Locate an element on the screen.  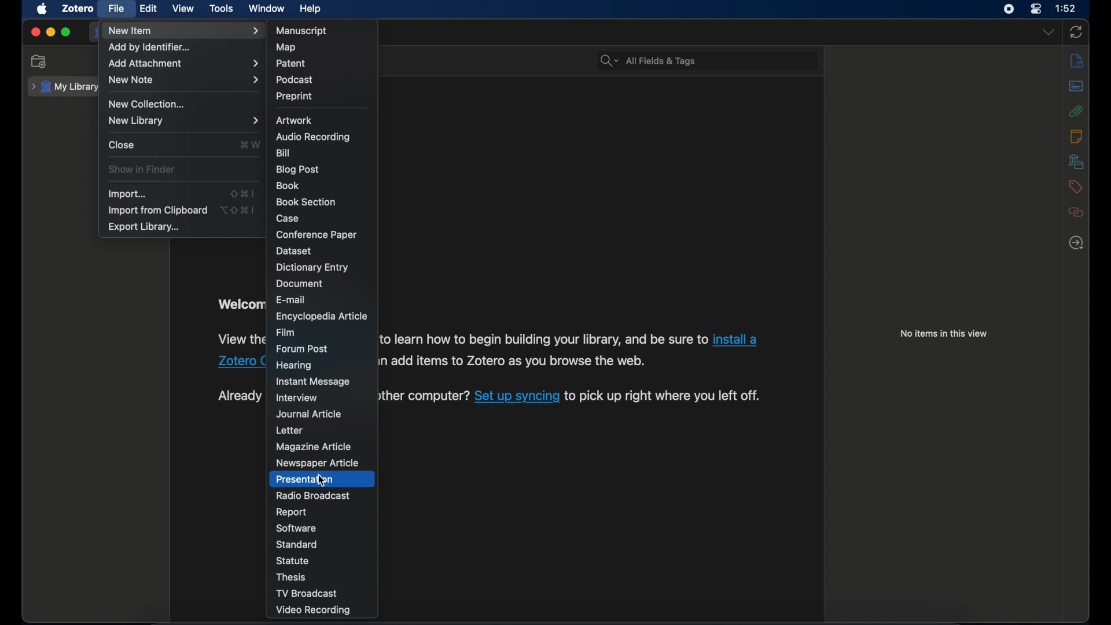
artwork is located at coordinates (295, 120).